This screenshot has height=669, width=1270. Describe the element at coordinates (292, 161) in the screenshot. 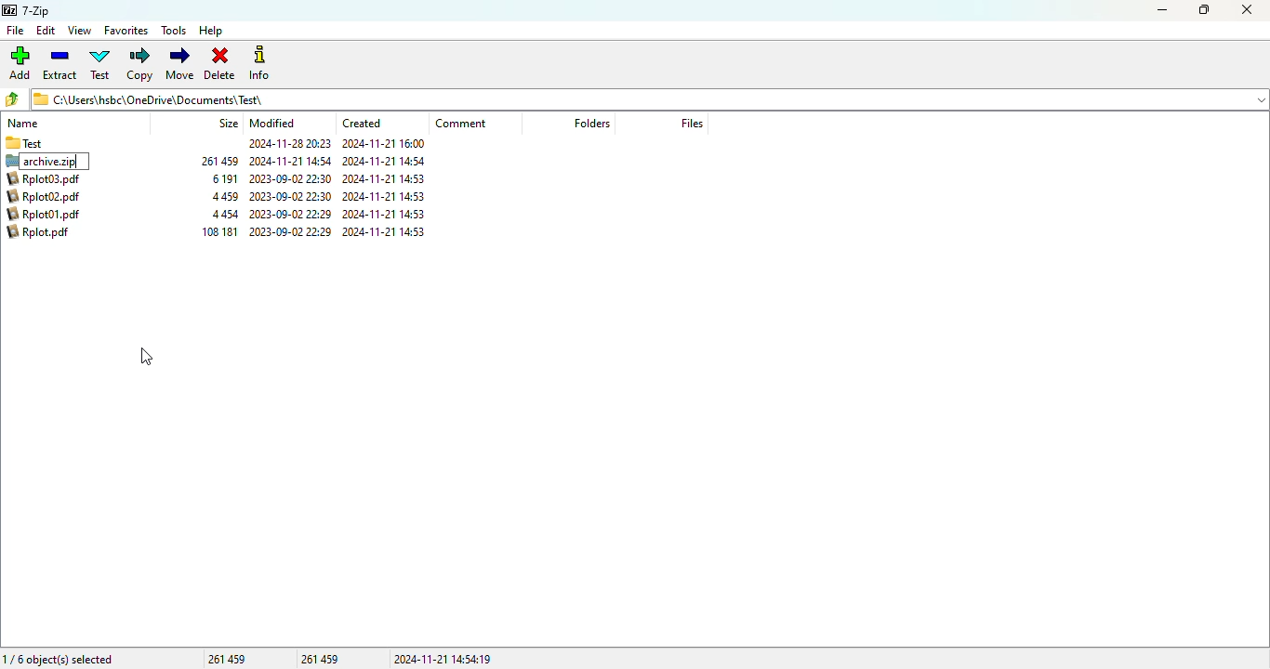

I see `2024-11-21 14:54` at that location.